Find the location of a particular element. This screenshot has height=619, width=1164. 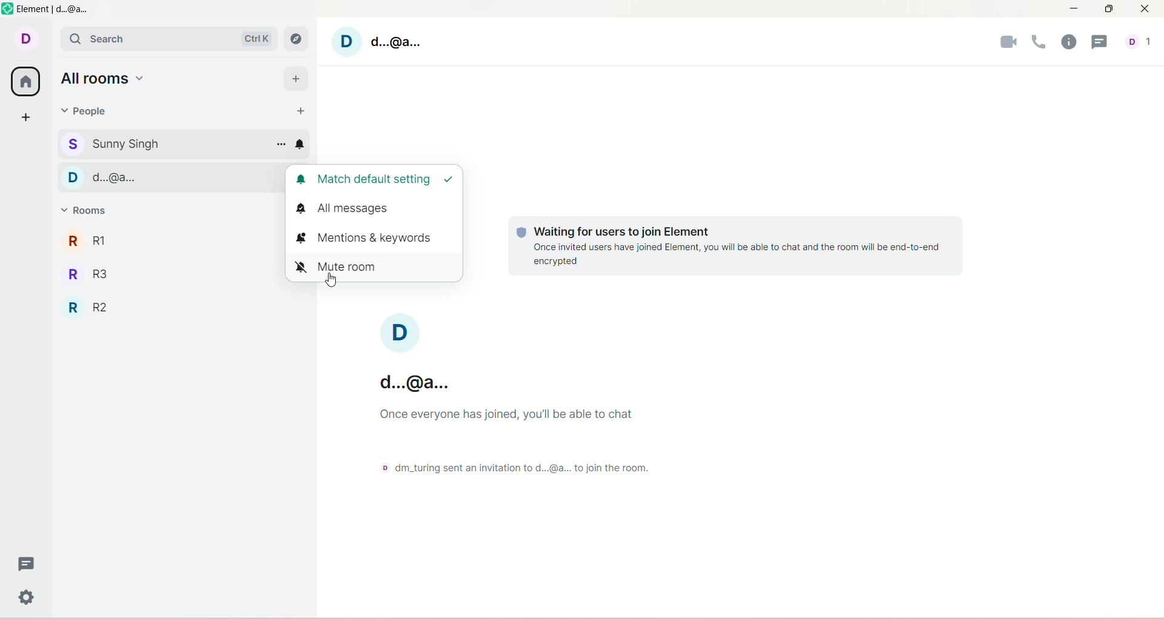

text is located at coordinates (730, 247).